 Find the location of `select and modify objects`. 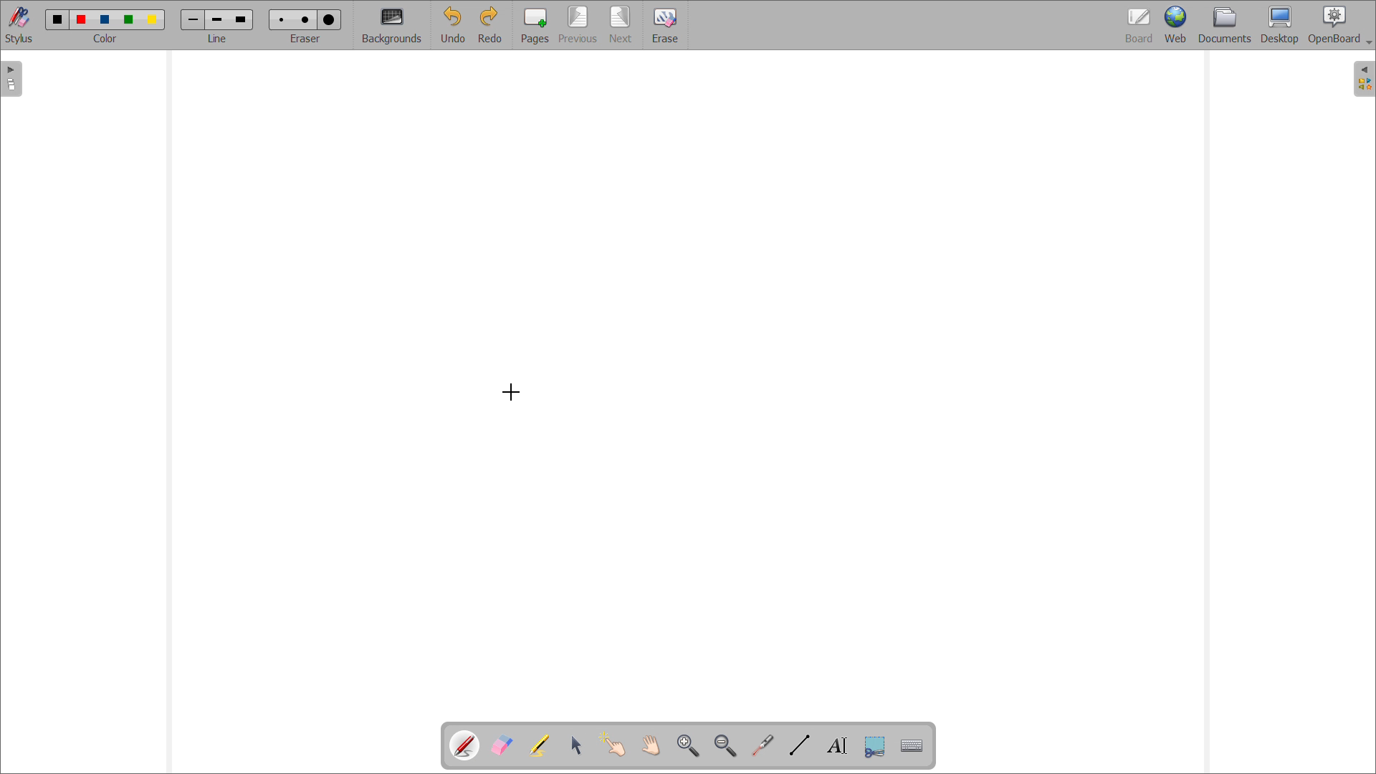

select and modify objects is located at coordinates (577, 745).